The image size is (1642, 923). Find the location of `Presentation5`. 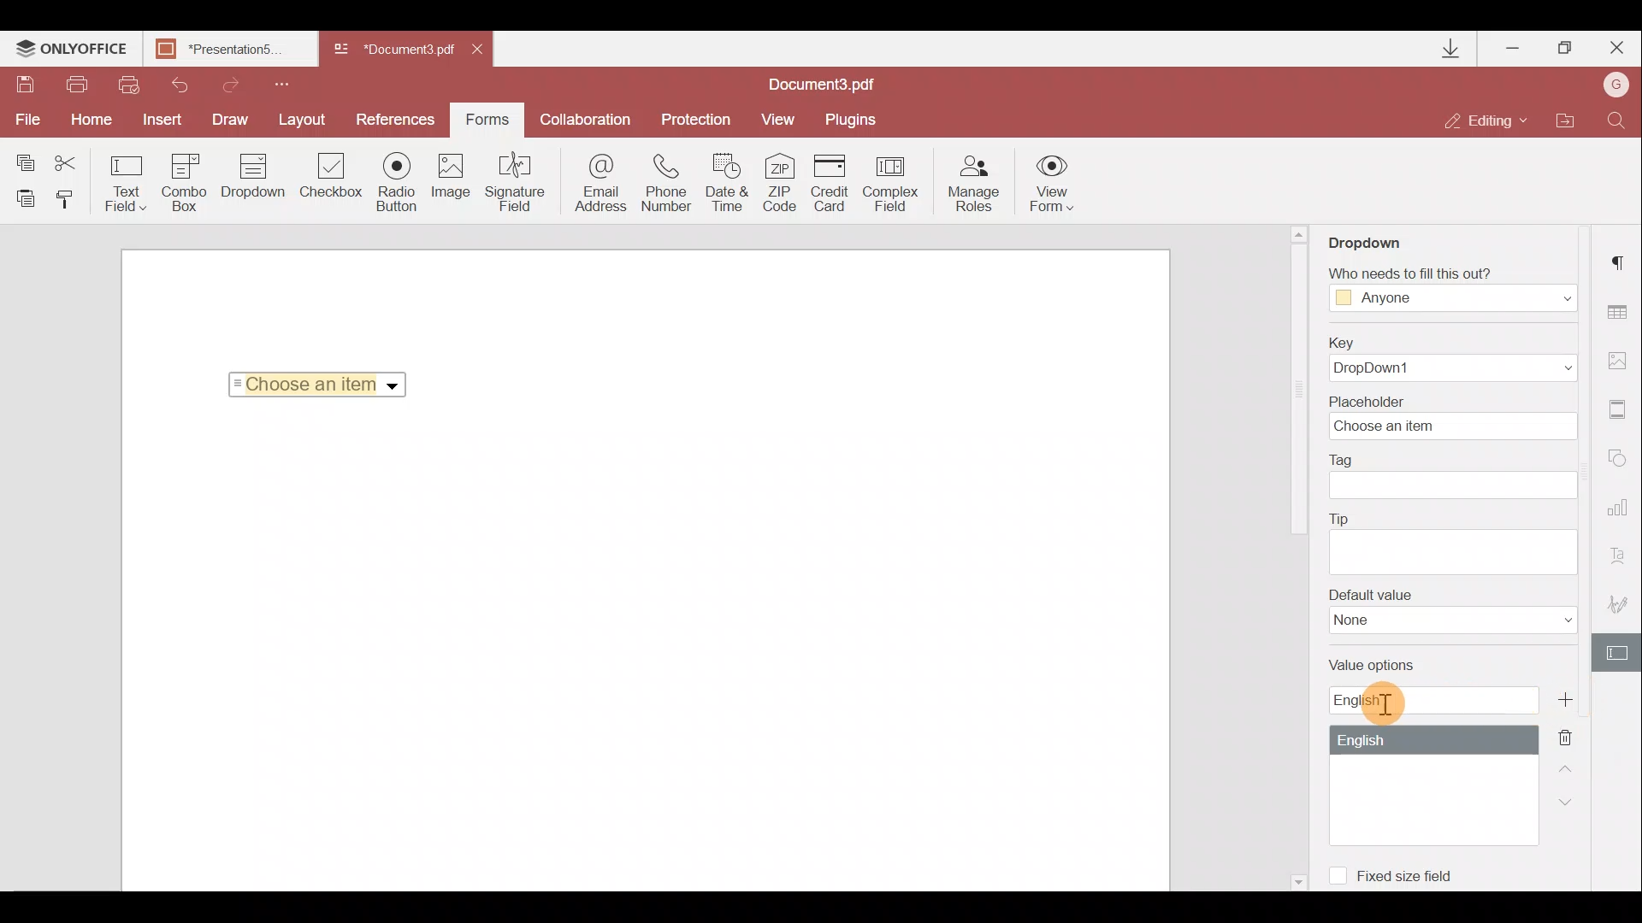

Presentation5 is located at coordinates (227, 50).